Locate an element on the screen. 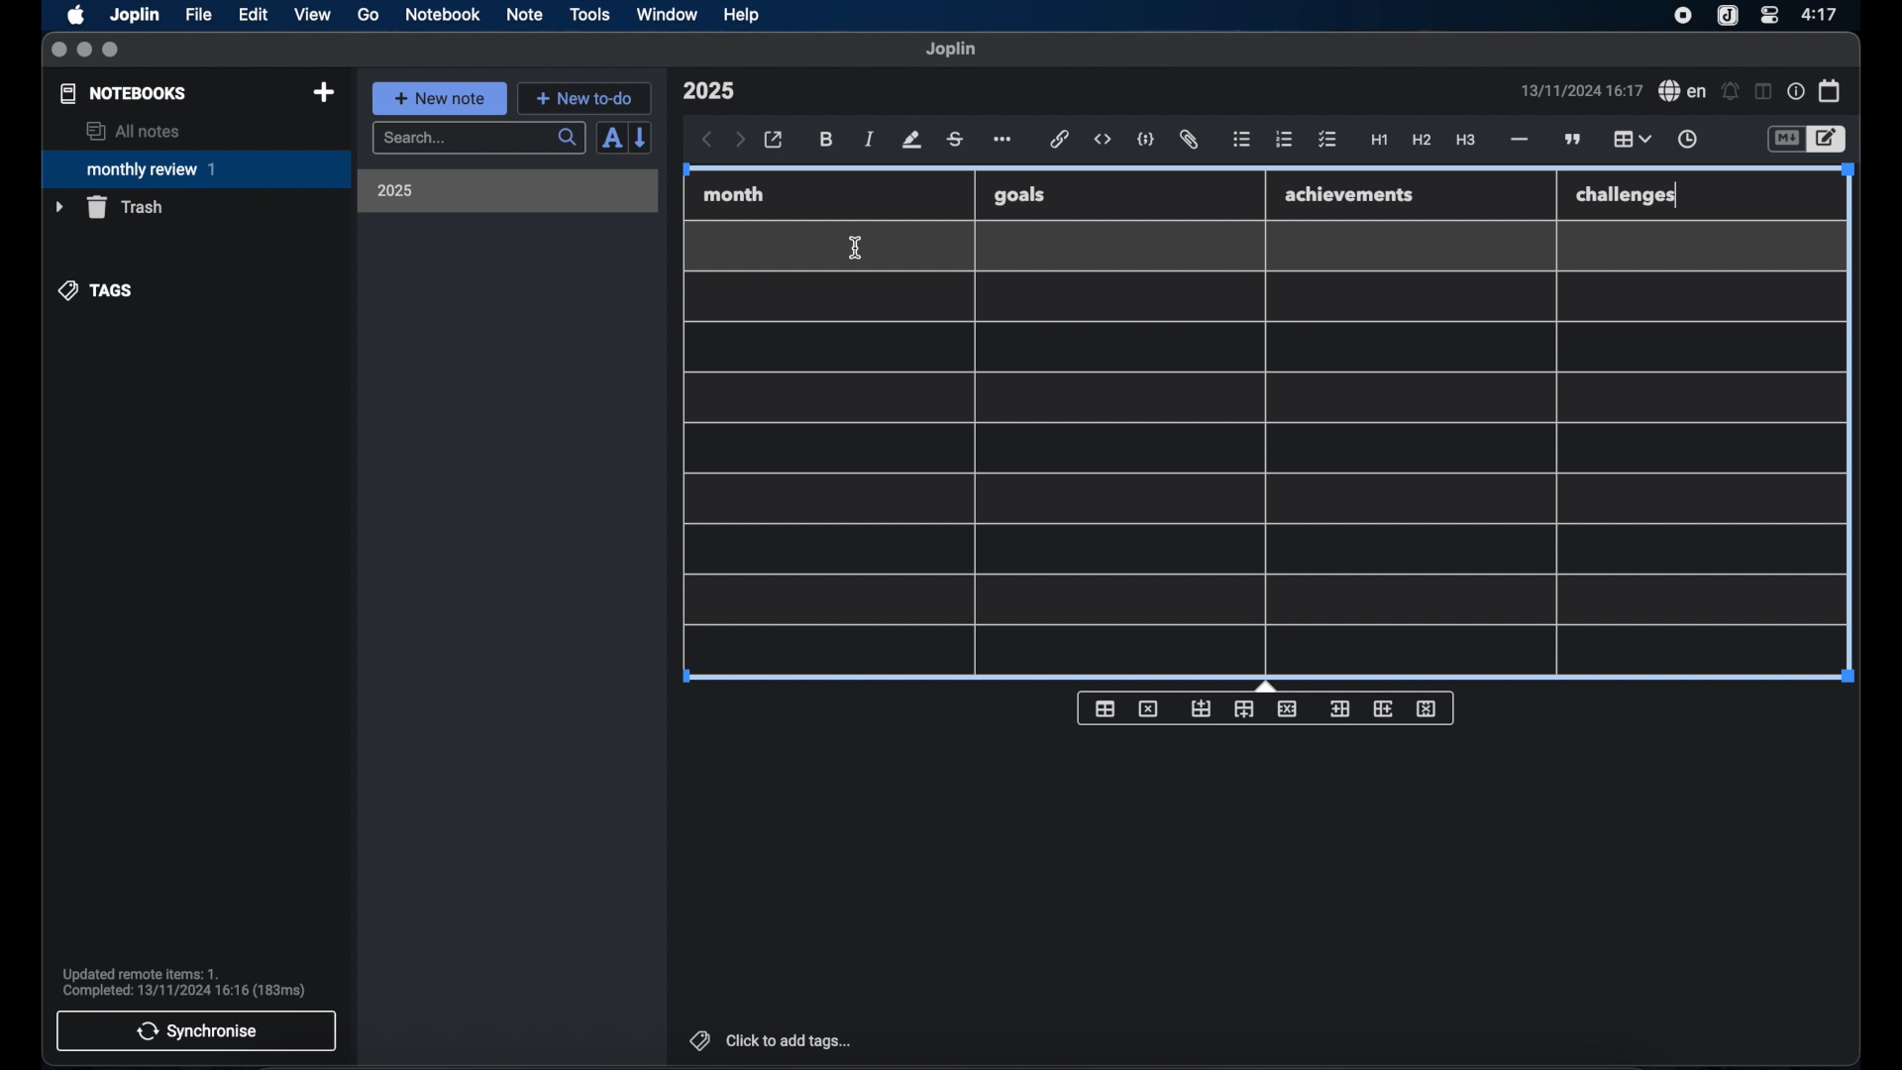  help is located at coordinates (743, 15).